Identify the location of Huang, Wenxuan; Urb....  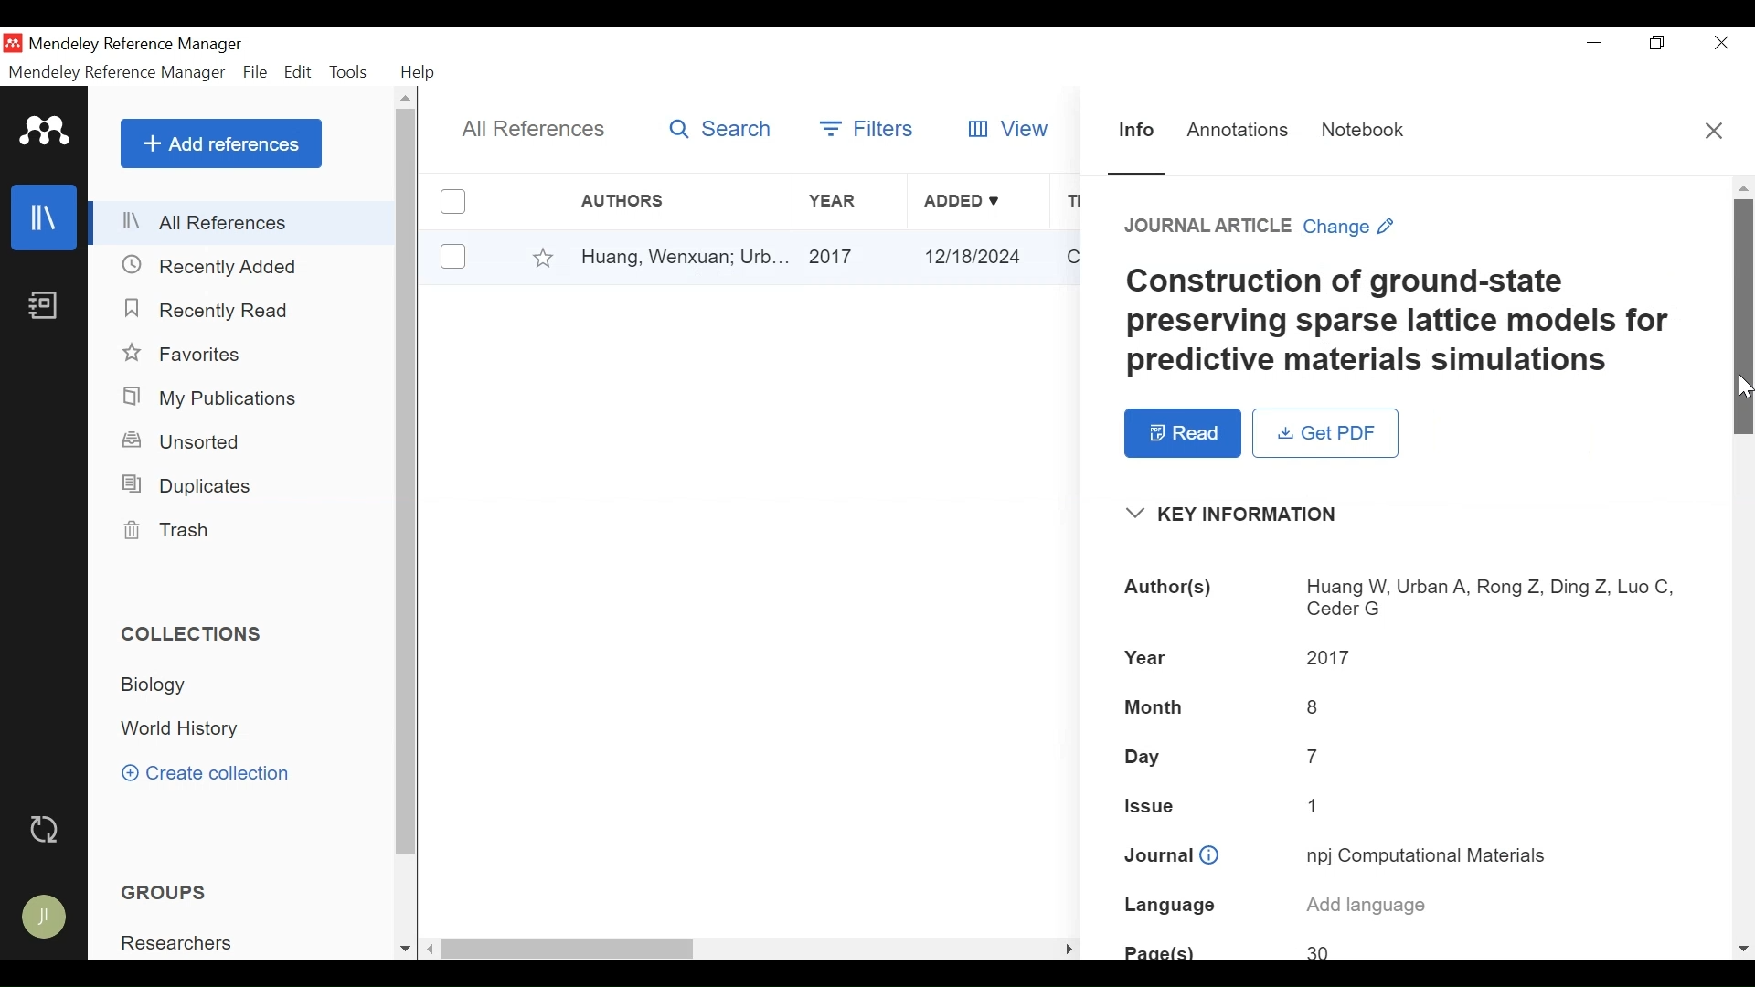
(684, 258).